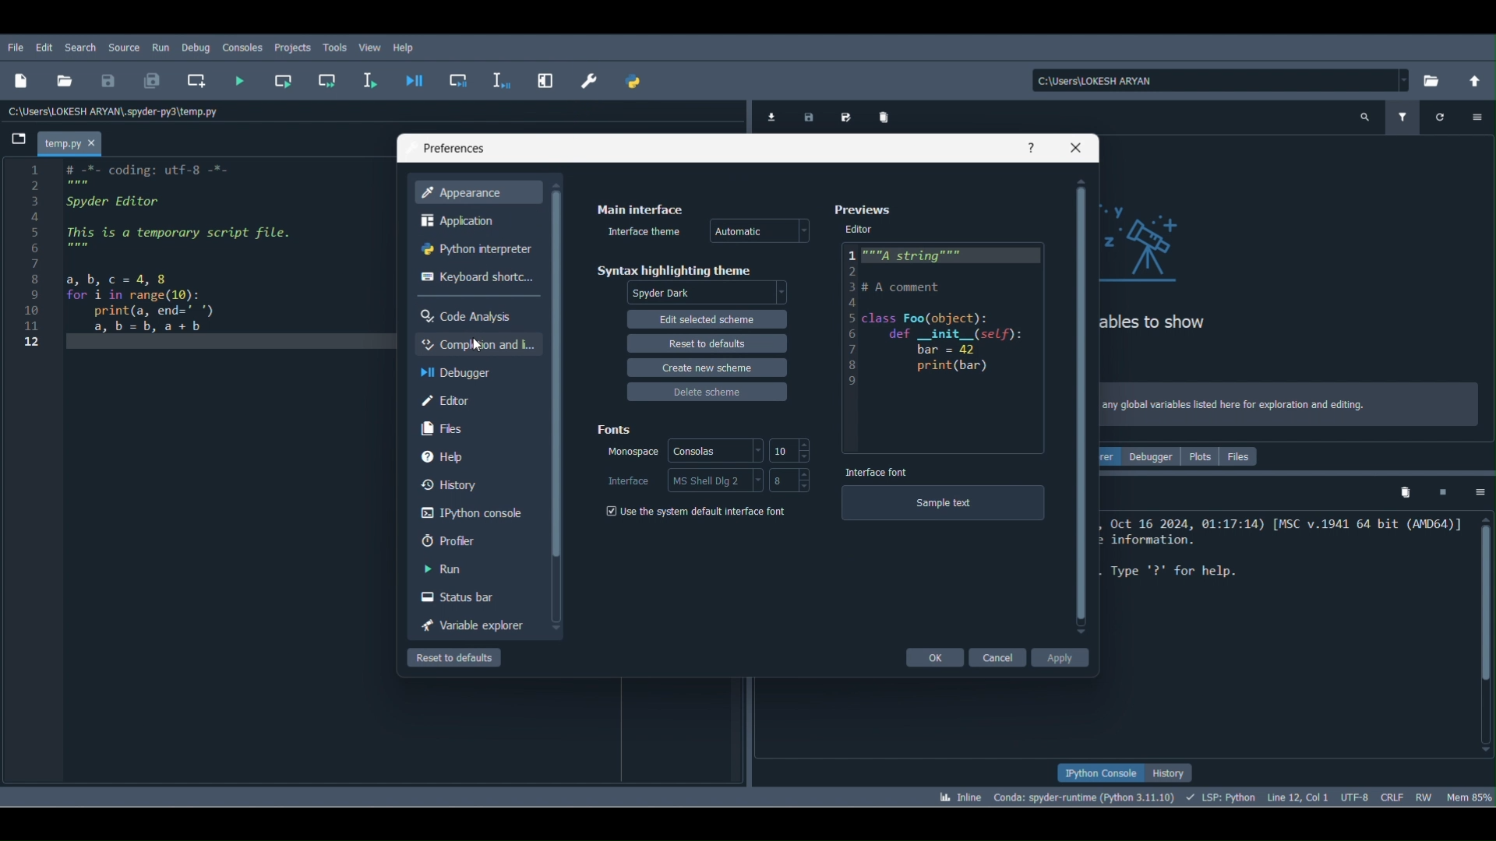  What do you see at coordinates (1297, 795) in the screenshot?
I see `Cursor position` at bounding box center [1297, 795].